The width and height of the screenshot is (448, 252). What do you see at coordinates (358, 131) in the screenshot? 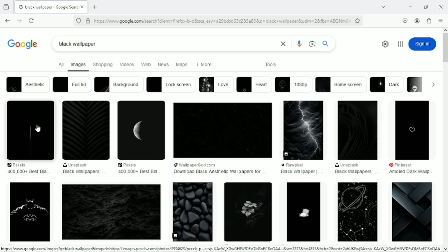
I see `black image` at bounding box center [358, 131].